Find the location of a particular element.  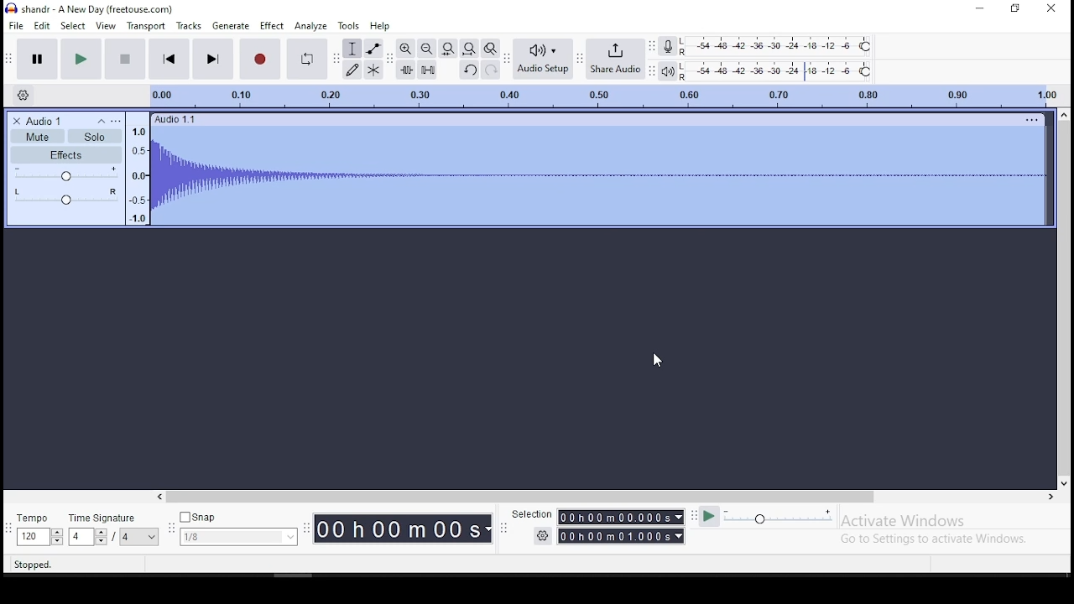

effect is located at coordinates (273, 25).